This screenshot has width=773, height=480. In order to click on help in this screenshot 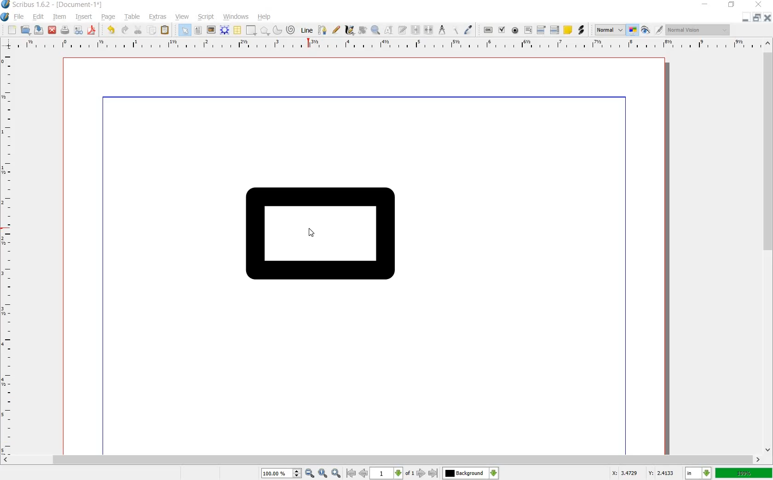, I will do `click(265, 17)`.